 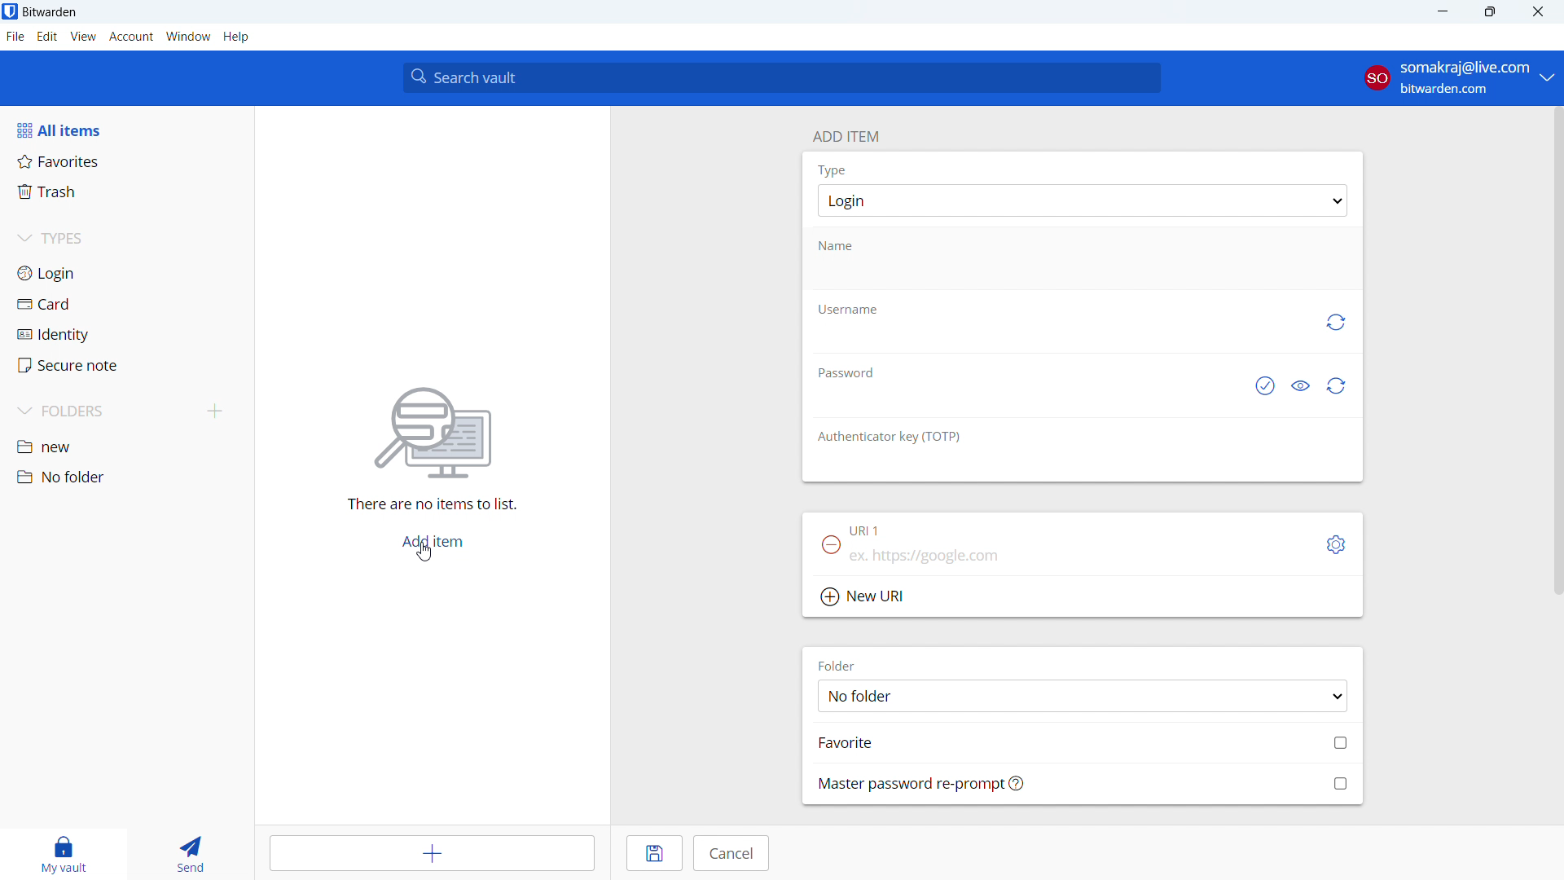 I want to click on generate username, so click(x=1334, y=323).